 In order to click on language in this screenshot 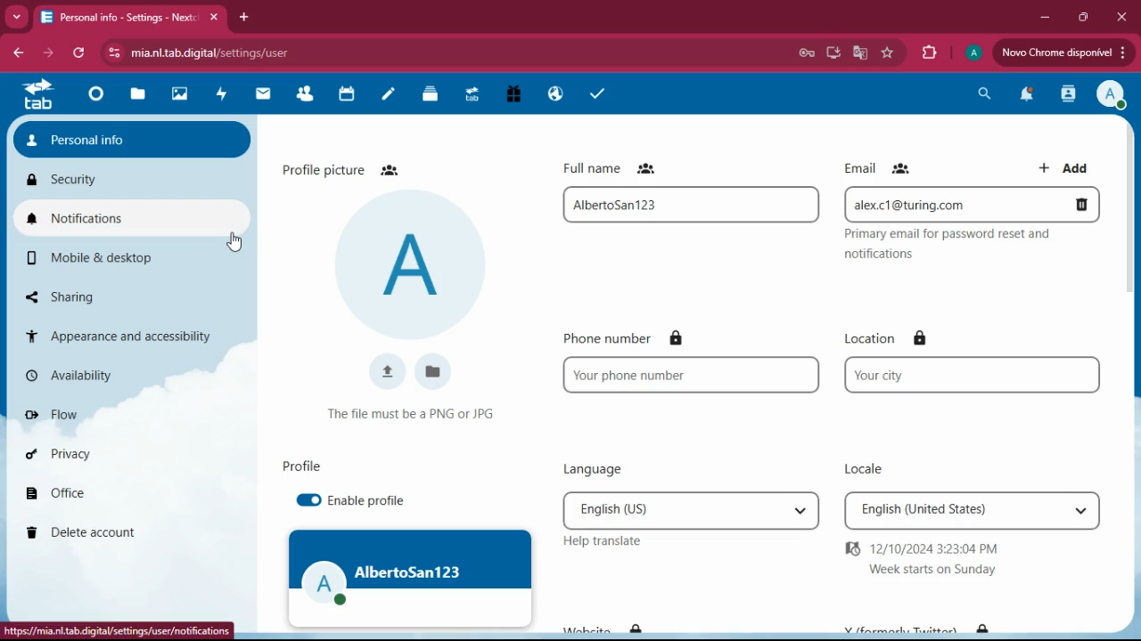, I will do `click(586, 469)`.